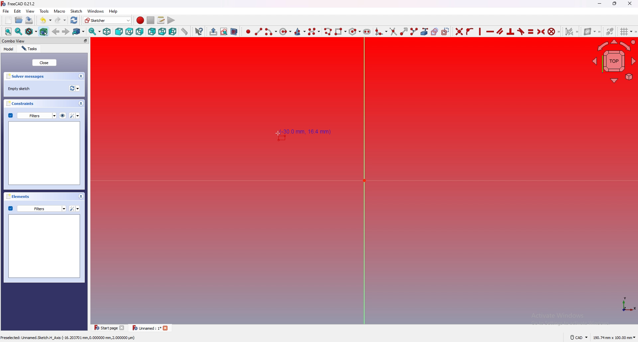 The width and height of the screenshot is (638, 342). I want to click on tab, so click(150, 327).